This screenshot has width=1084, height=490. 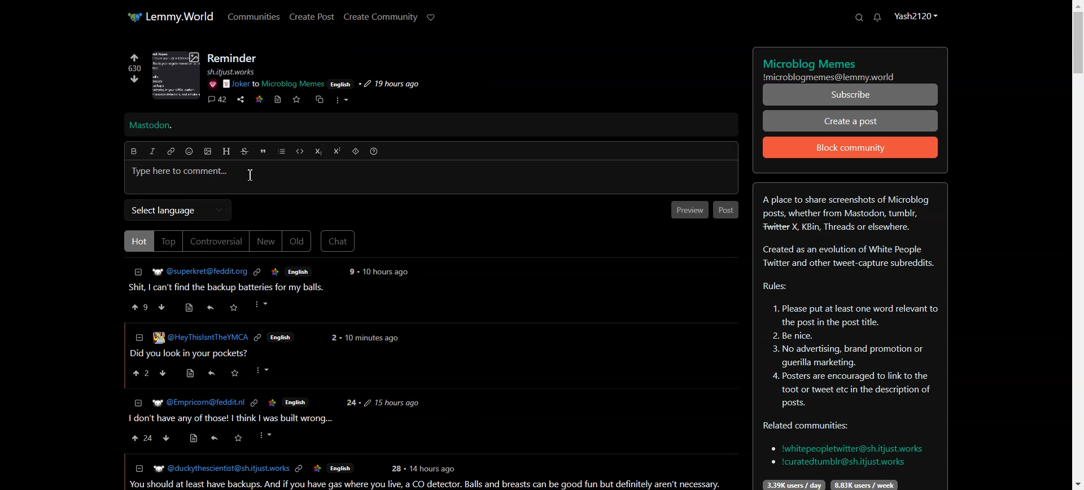 What do you see at coordinates (337, 151) in the screenshot?
I see `Superscript` at bounding box center [337, 151].